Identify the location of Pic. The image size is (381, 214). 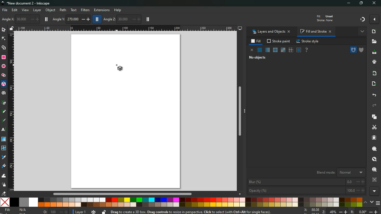
(4, 102).